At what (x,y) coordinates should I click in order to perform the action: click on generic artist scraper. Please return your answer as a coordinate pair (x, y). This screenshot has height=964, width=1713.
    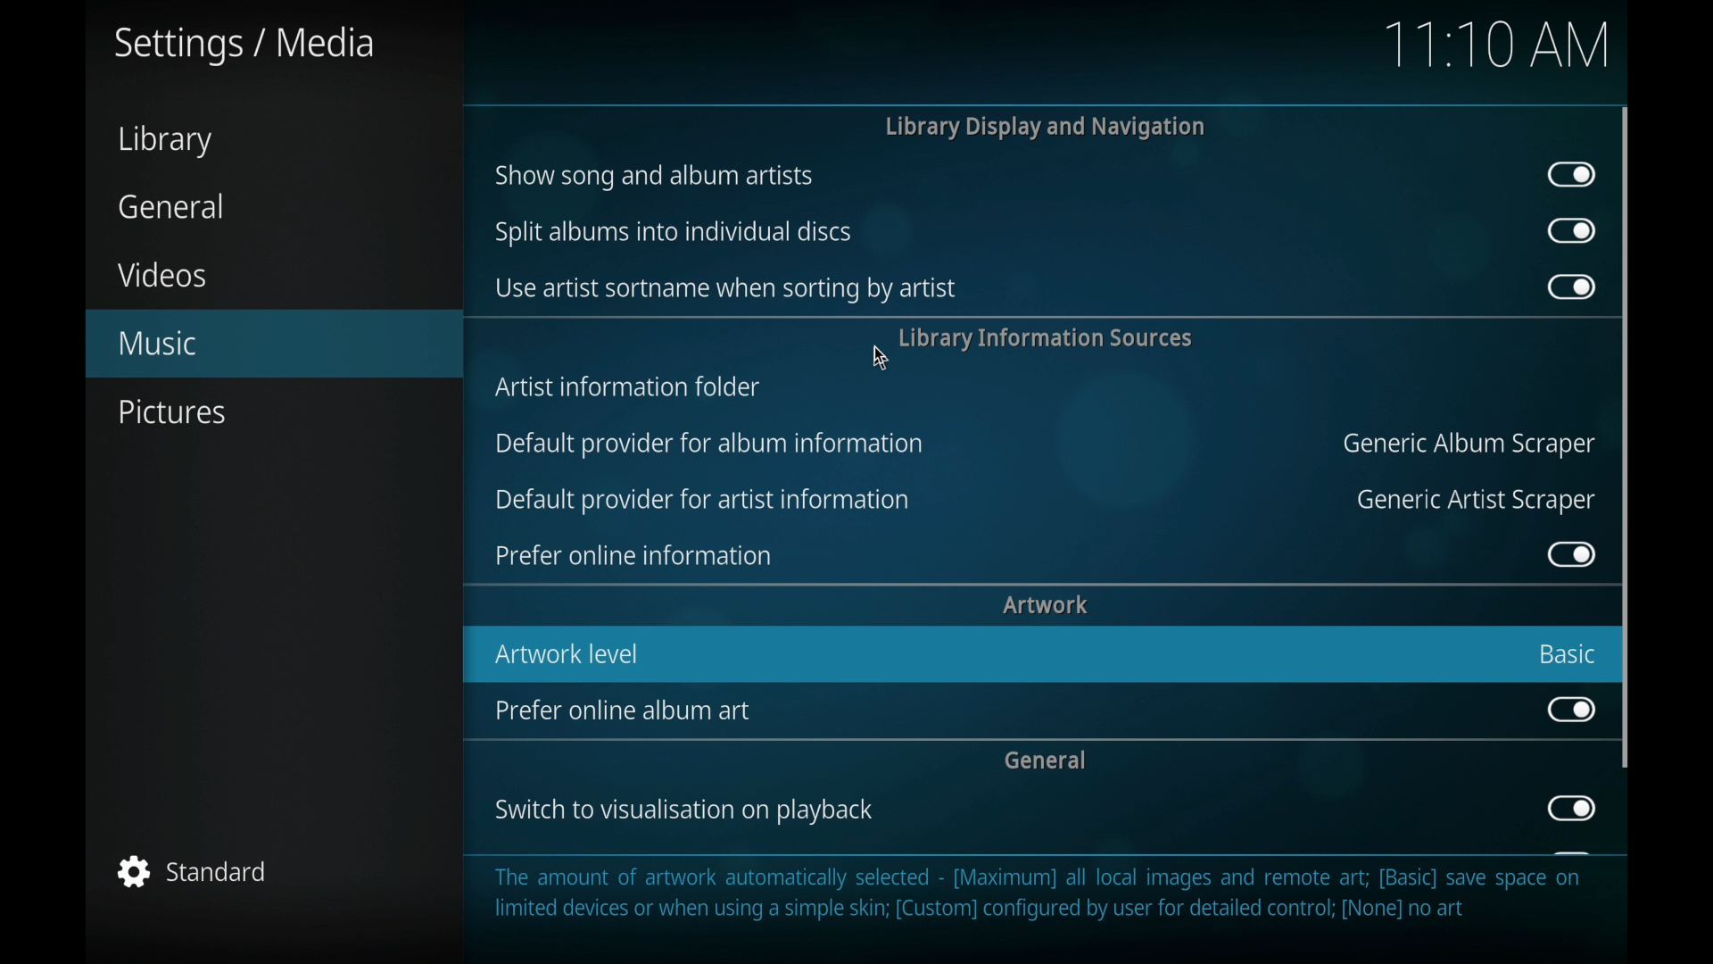
    Looking at the image, I should click on (1476, 502).